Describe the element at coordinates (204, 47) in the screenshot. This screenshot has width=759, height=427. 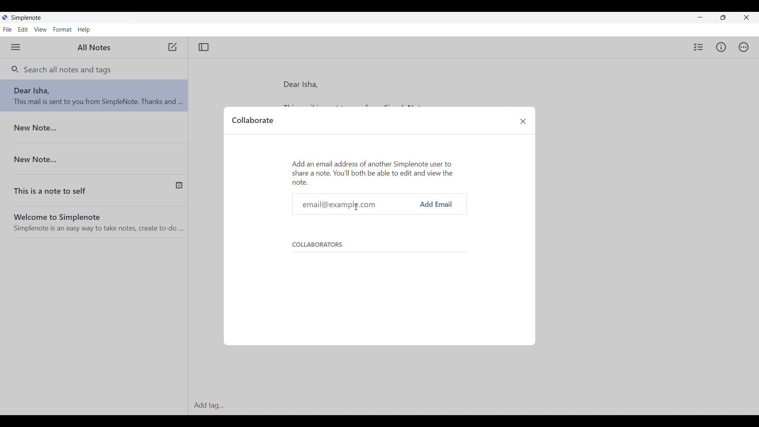
I see `Toggle focus mode` at that location.